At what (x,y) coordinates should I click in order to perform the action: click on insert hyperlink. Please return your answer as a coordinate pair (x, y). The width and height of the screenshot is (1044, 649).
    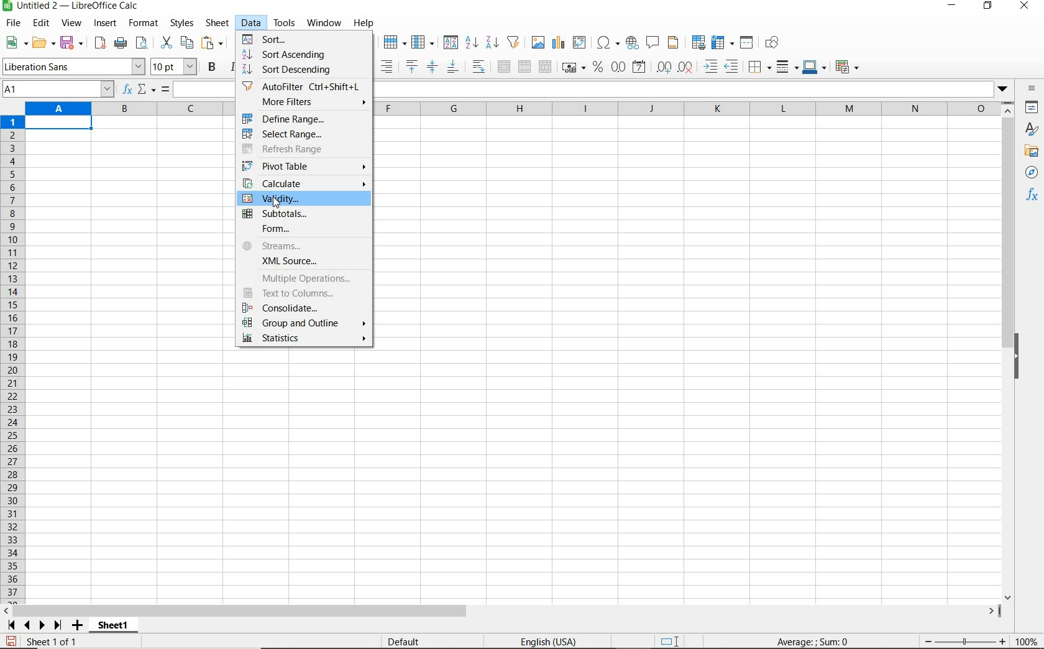
    Looking at the image, I should click on (632, 42).